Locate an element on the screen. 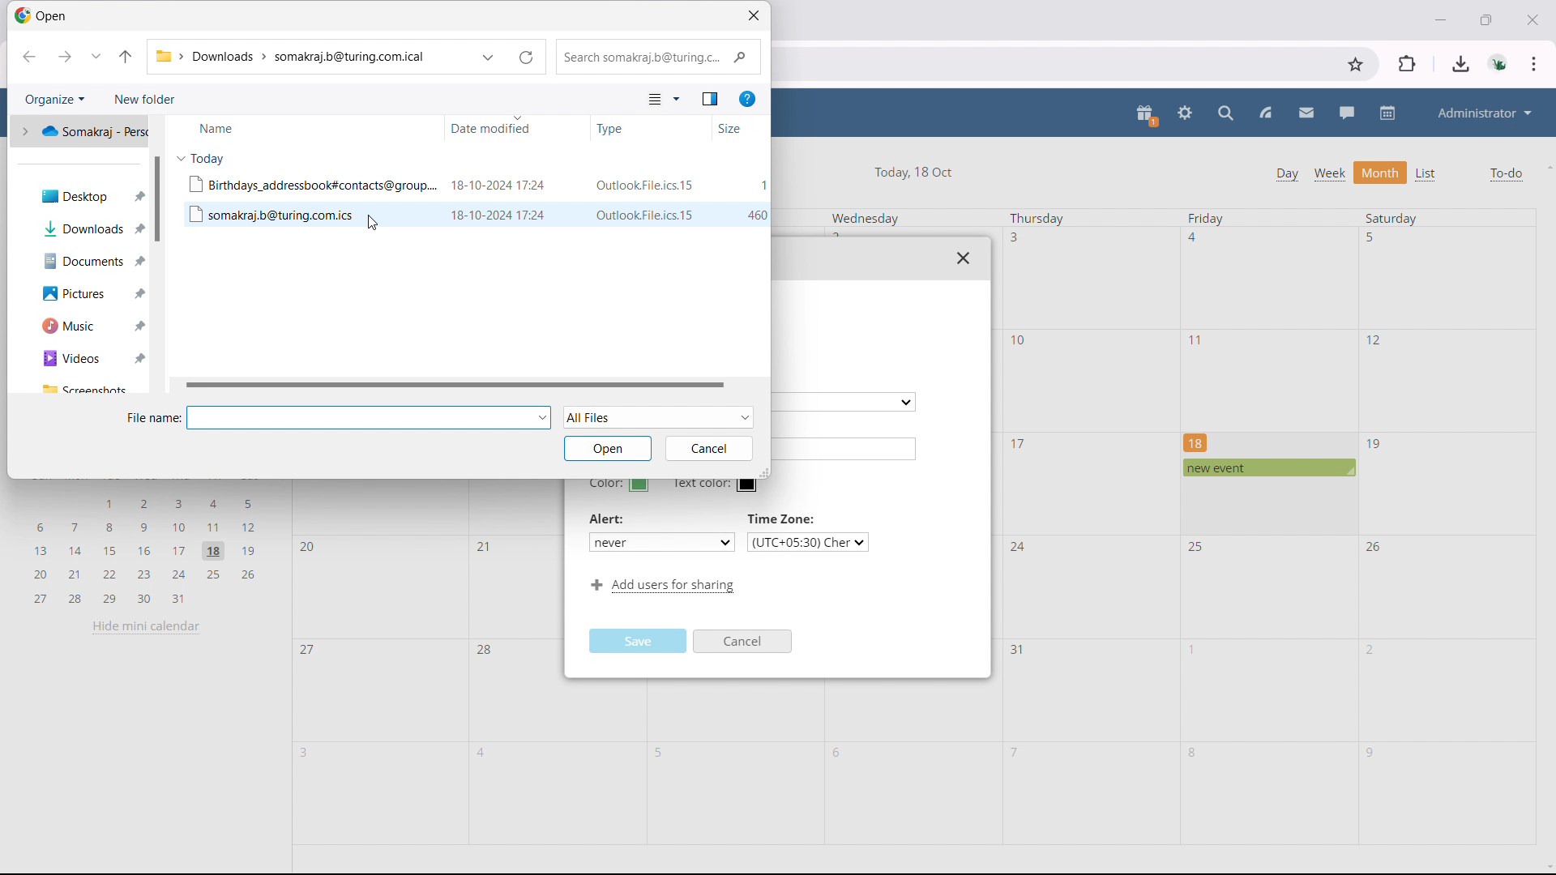 Image resolution: width=1556 pixels, height=875 pixels. month is located at coordinates (1381, 173).